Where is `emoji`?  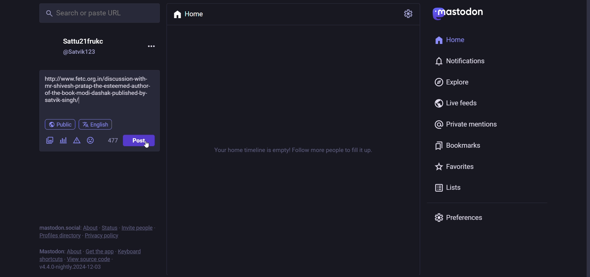
emoji is located at coordinates (92, 139).